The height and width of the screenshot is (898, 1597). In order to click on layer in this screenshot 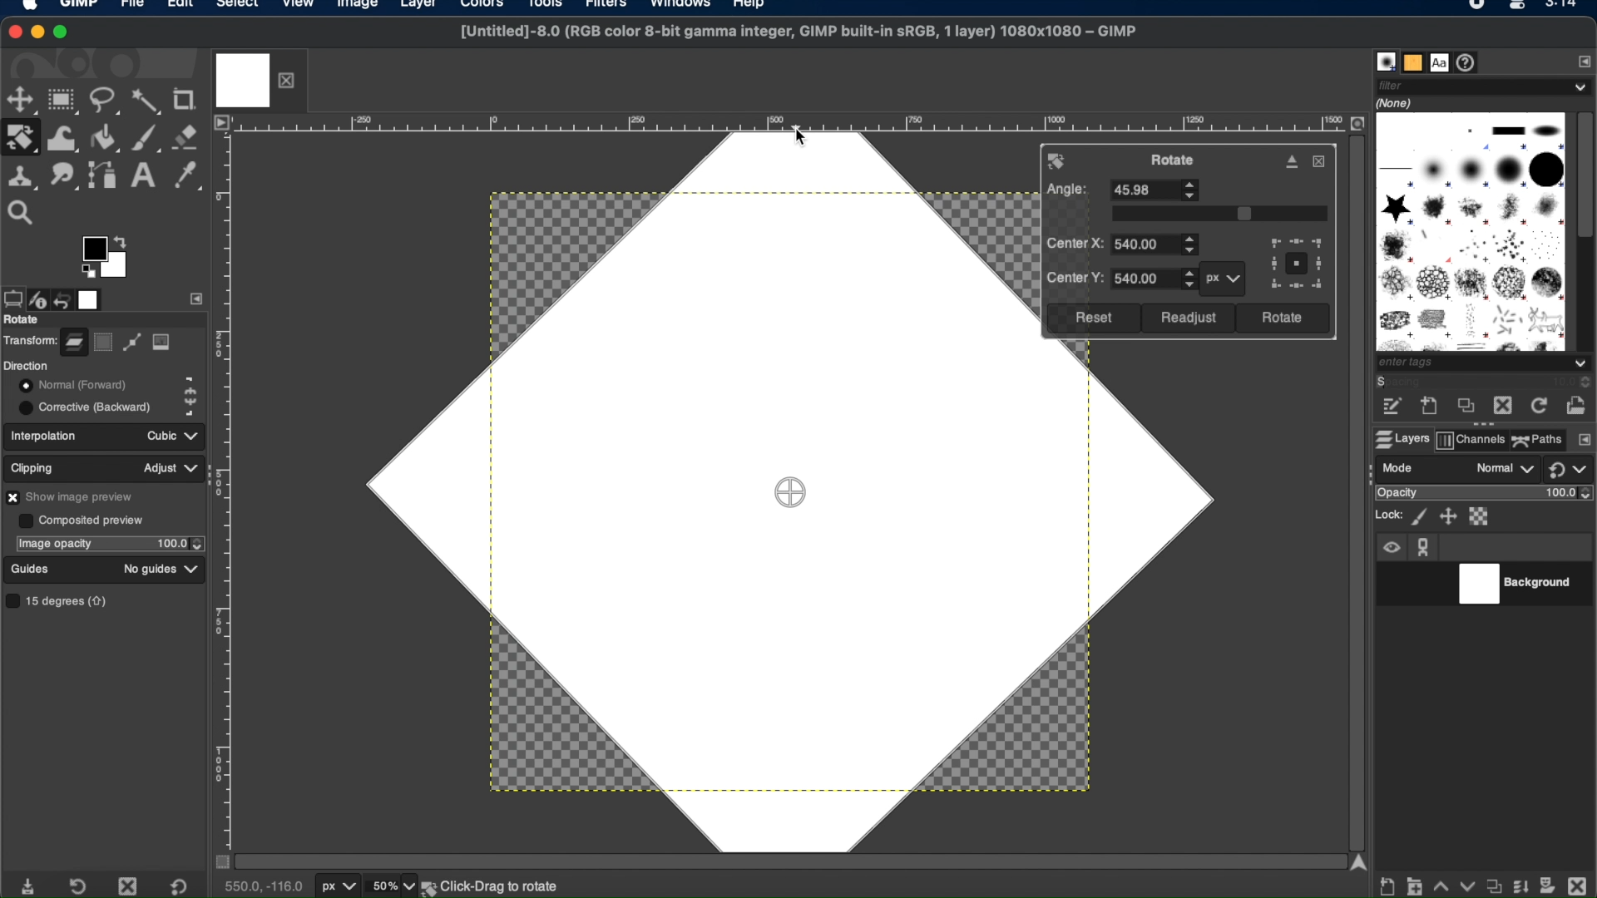, I will do `click(73, 339)`.